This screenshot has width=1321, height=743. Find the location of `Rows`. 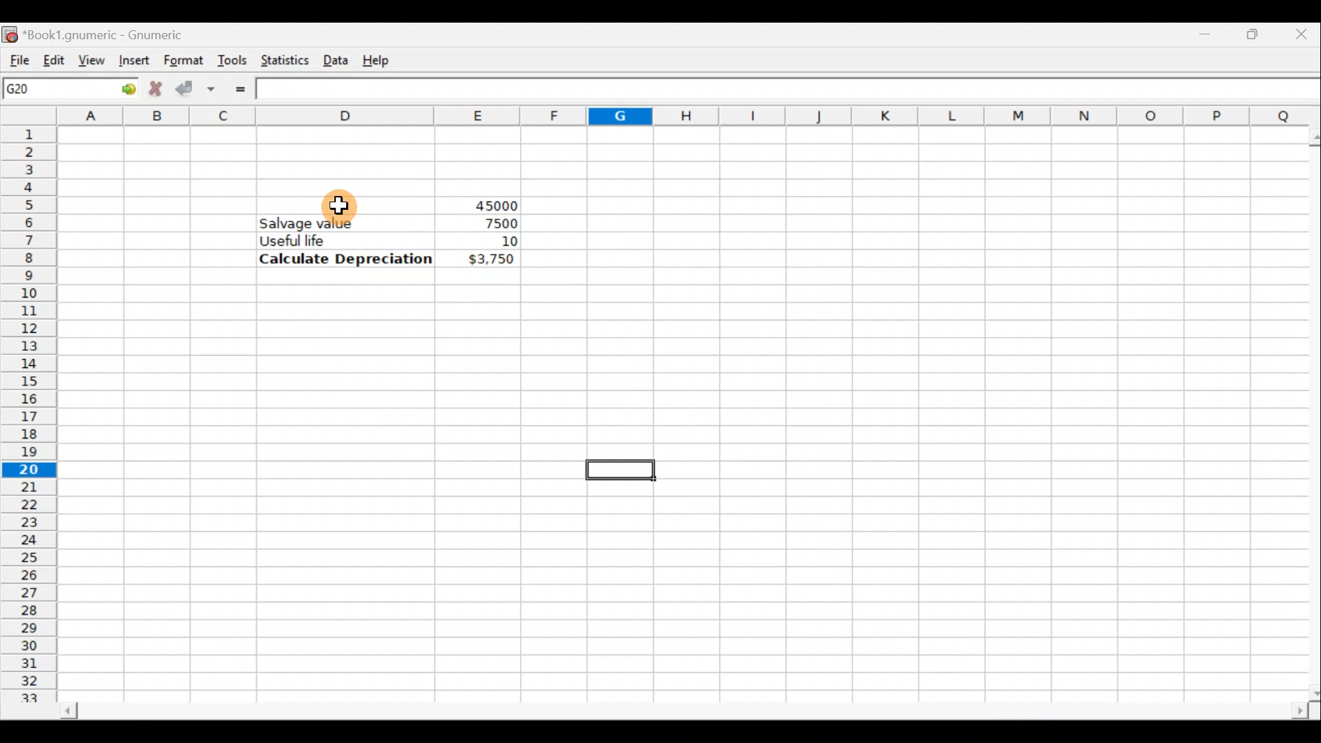

Rows is located at coordinates (30, 407).